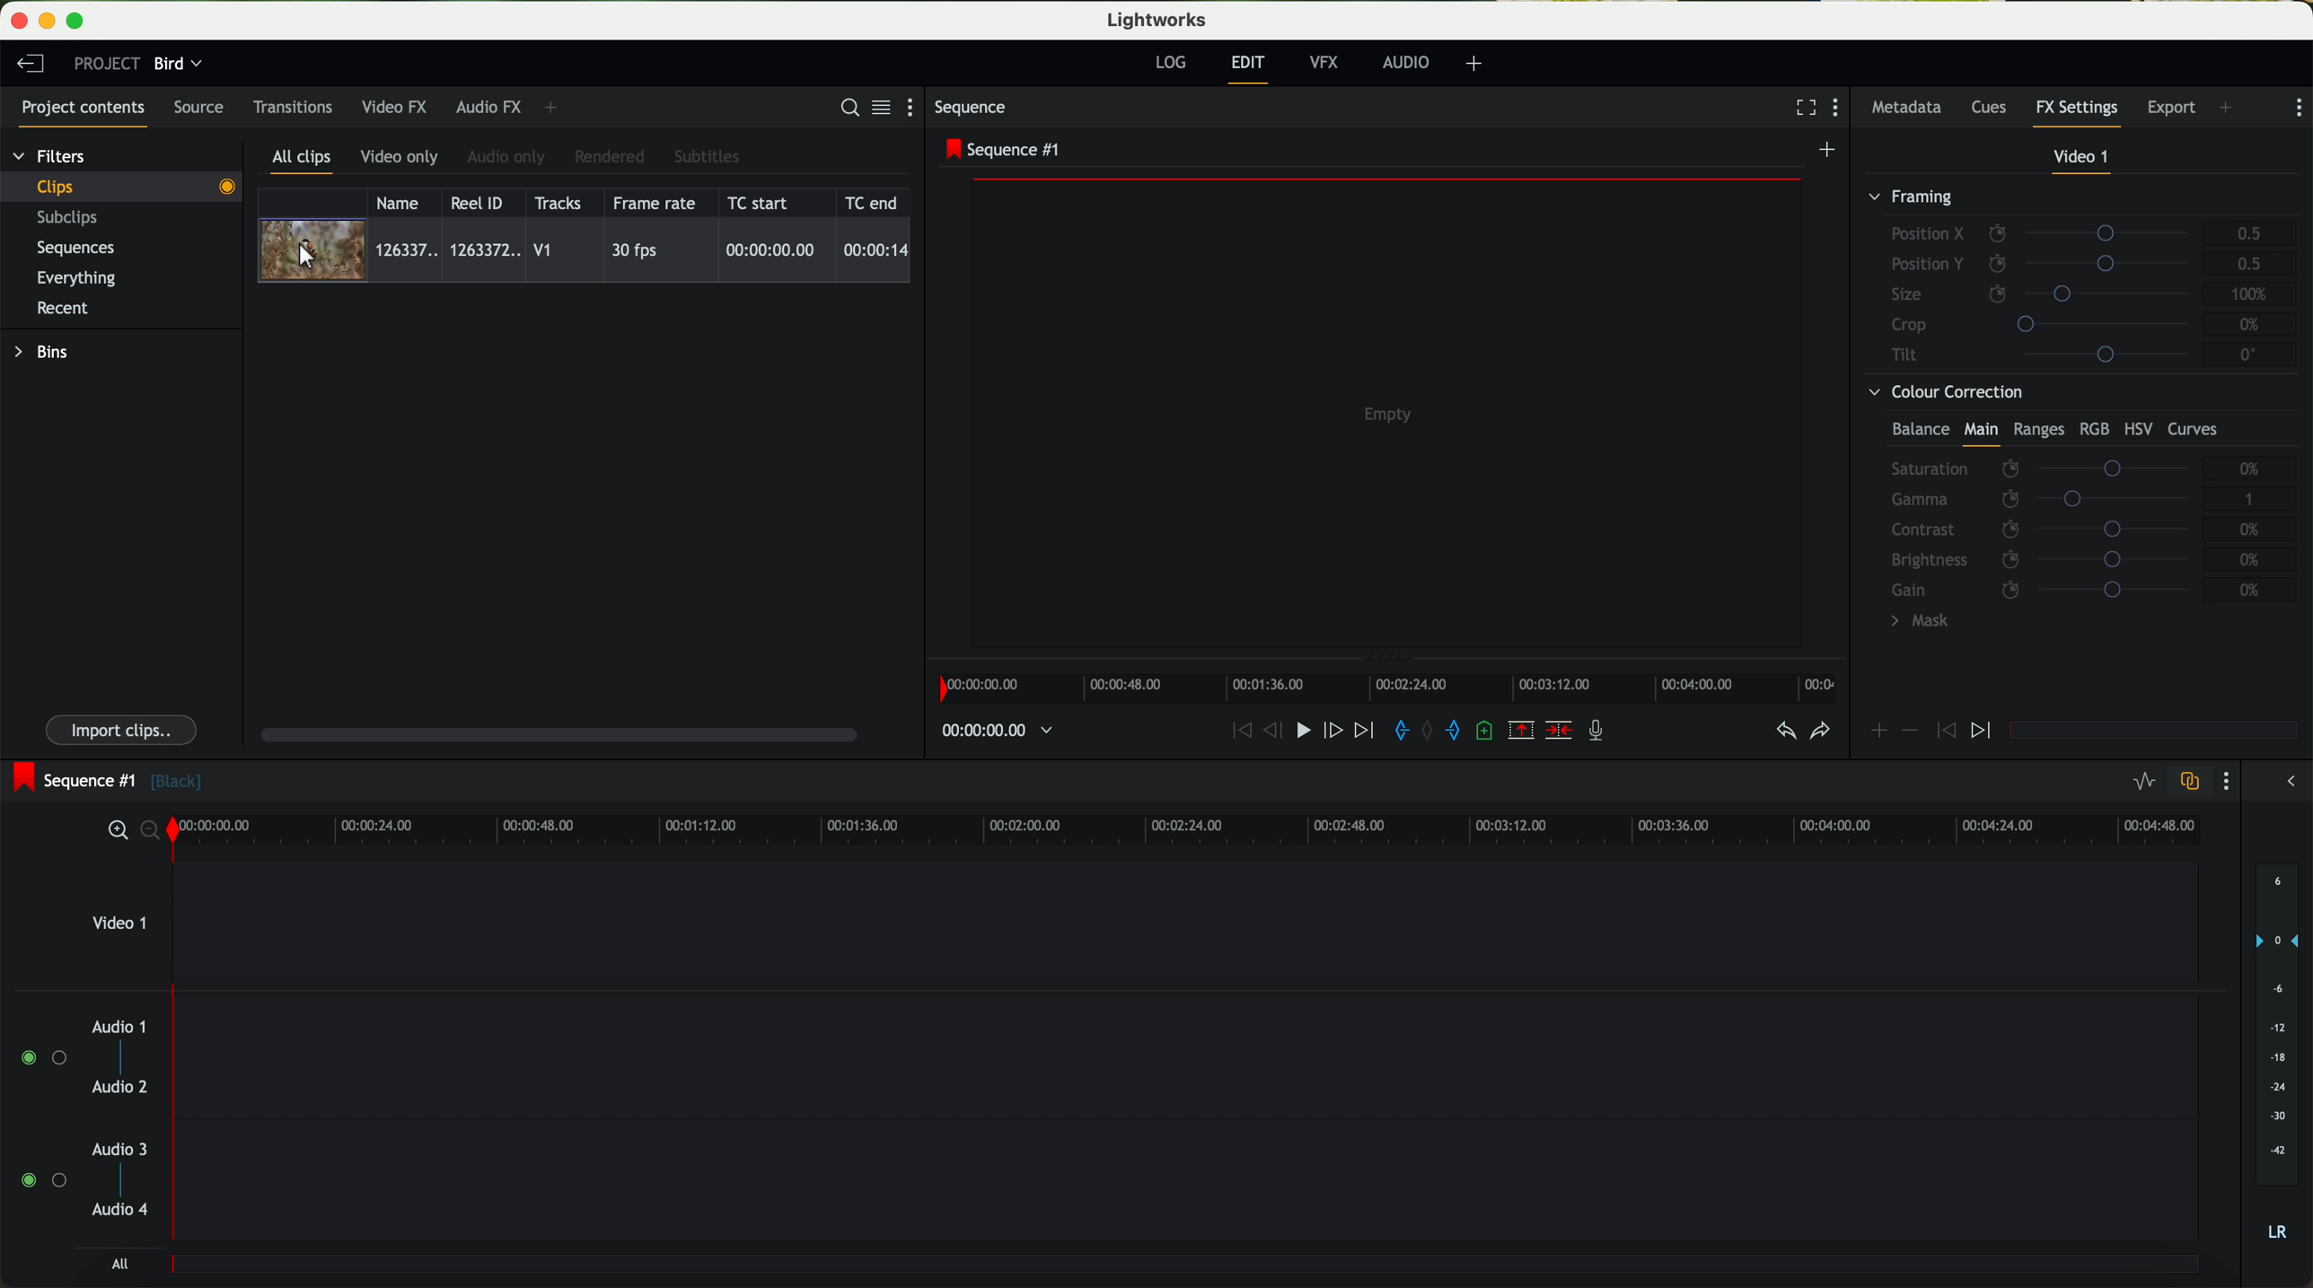 The width and height of the screenshot is (2313, 1288). Describe the element at coordinates (2172, 110) in the screenshot. I see `export` at that location.